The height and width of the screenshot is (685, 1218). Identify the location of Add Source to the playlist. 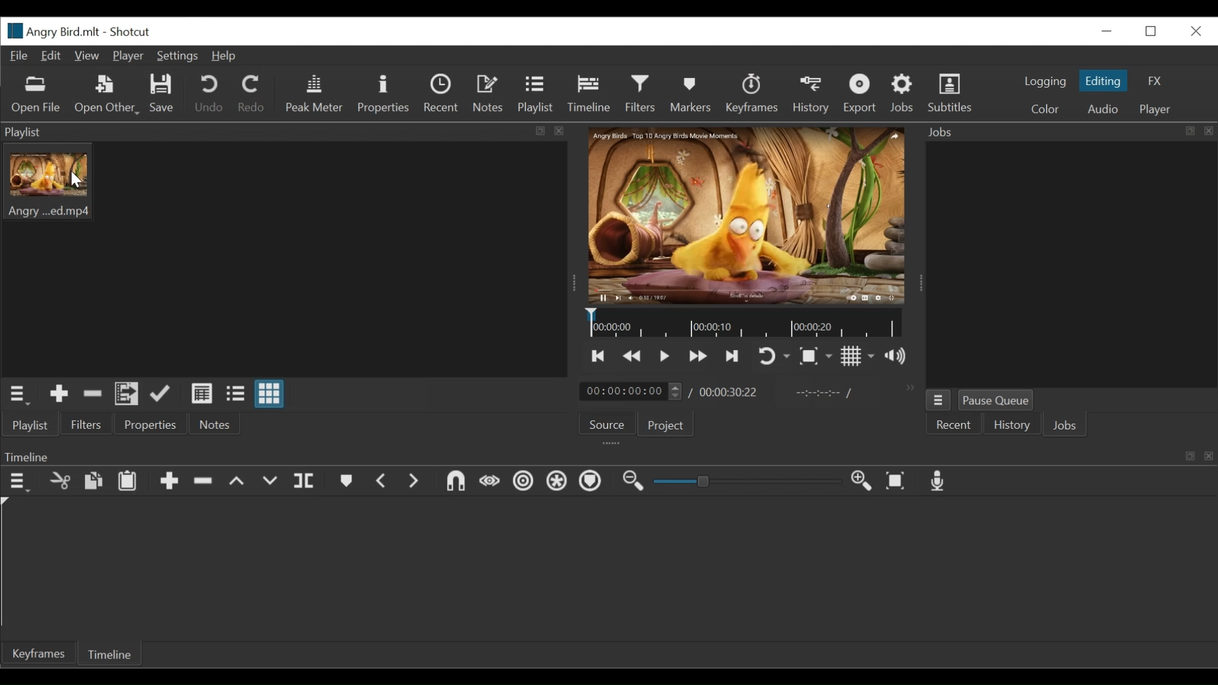
(59, 394).